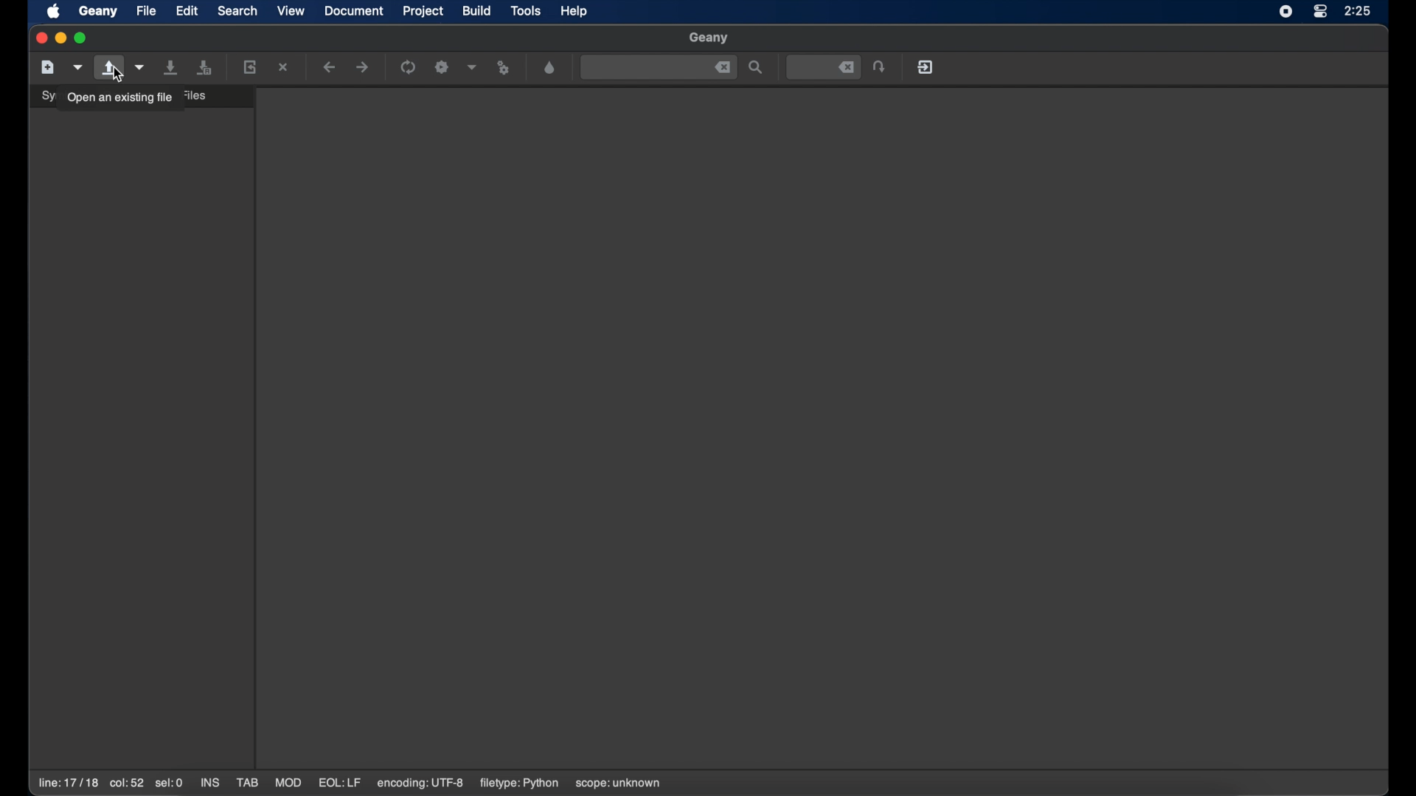  I want to click on close the current file, so click(284, 67).